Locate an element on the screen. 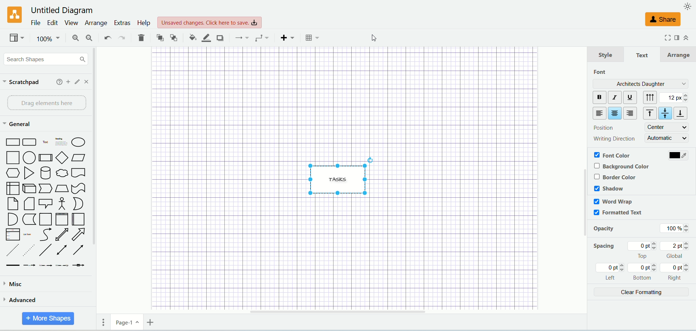 The width and height of the screenshot is (696, 331). close is located at coordinates (88, 81).